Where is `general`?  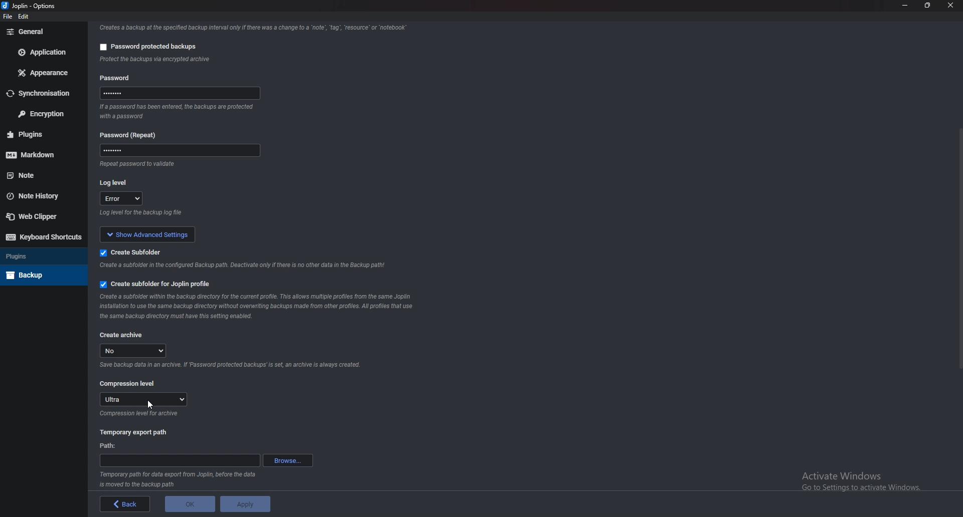
general is located at coordinates (41, 32).